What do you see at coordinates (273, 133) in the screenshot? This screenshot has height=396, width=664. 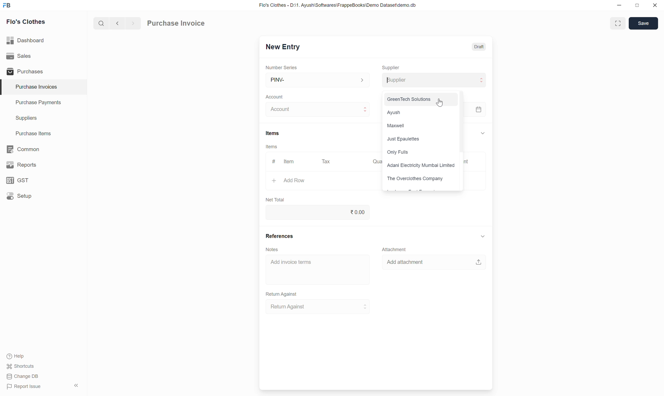 I see `Items` at bounding box center [273, 133].